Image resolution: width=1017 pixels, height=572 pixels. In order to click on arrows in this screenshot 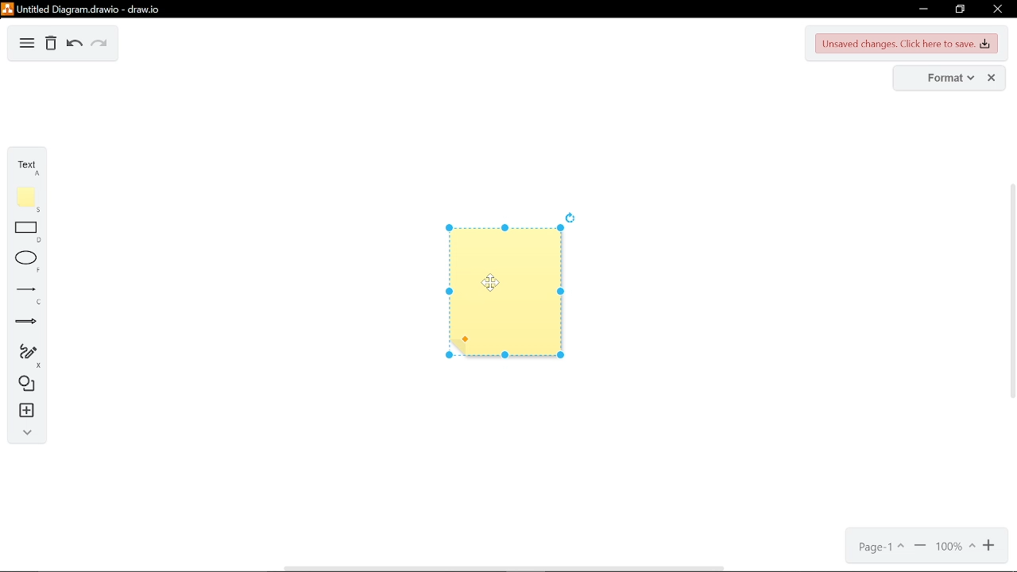, I will do `click(23, 322)`.